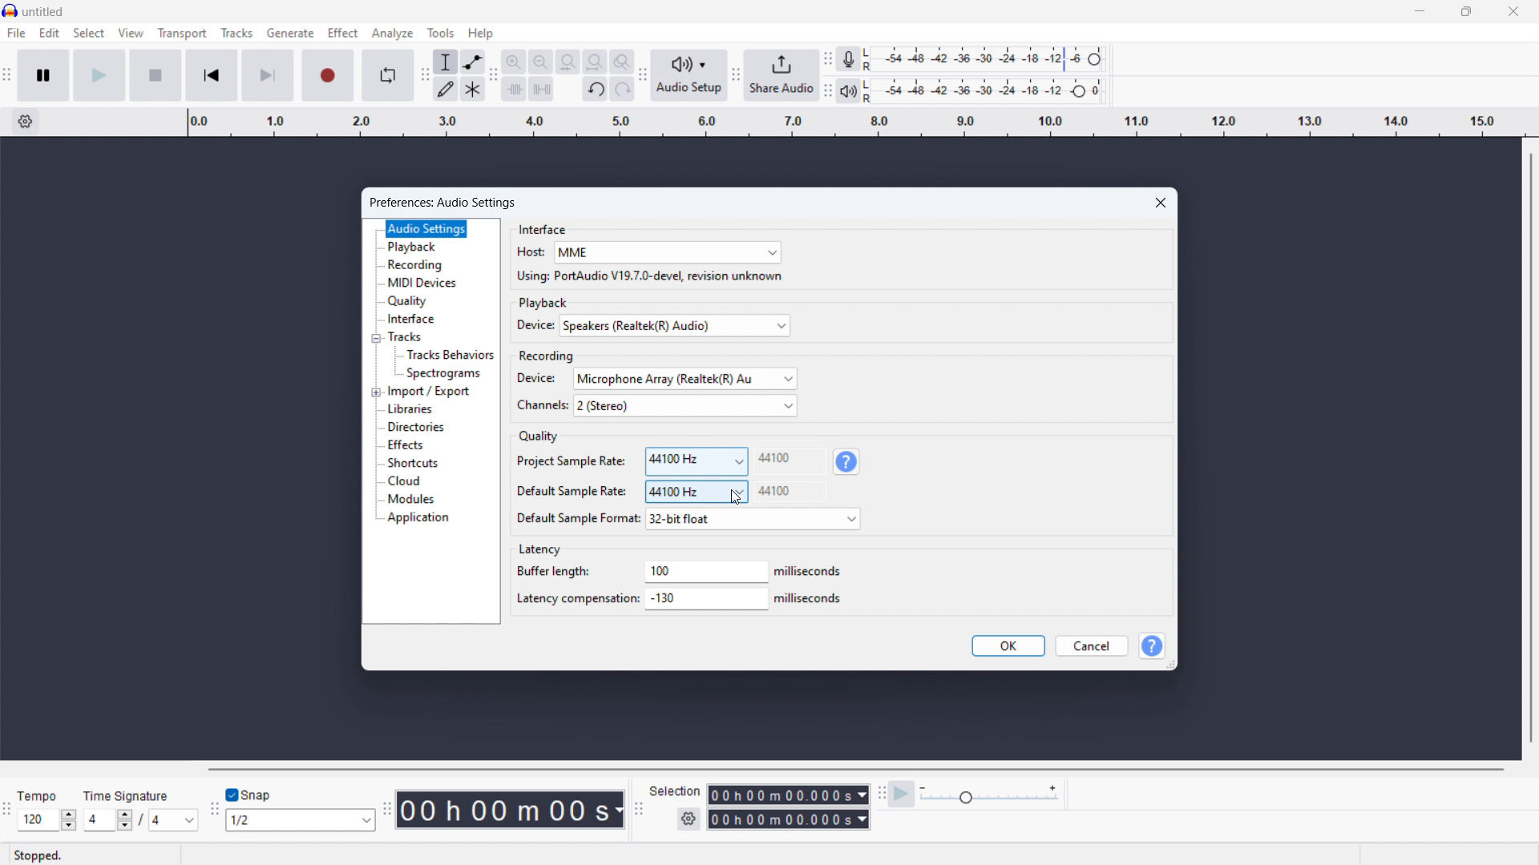 Image resolution: width=1539 pixels, height=865 pixels. What do you see at coordinates (419, 518) in the screenshot?
I see `application` at bounding box center [419, 518].